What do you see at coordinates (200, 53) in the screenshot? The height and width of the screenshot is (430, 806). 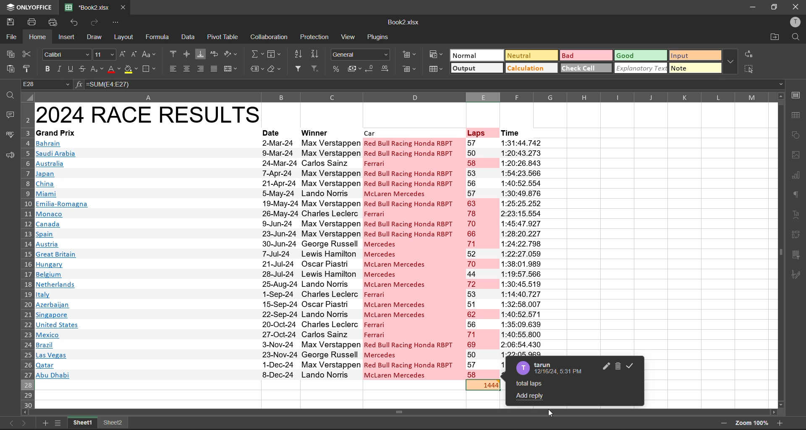 I see `align bottom` at bounding box center [200, 53].